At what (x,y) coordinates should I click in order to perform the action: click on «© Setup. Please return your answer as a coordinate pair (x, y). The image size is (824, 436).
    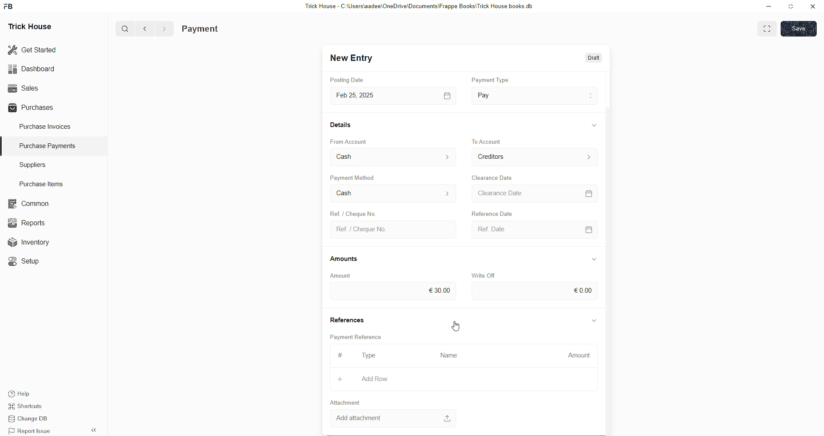
    Looking at the image, I should click on (27, 261).